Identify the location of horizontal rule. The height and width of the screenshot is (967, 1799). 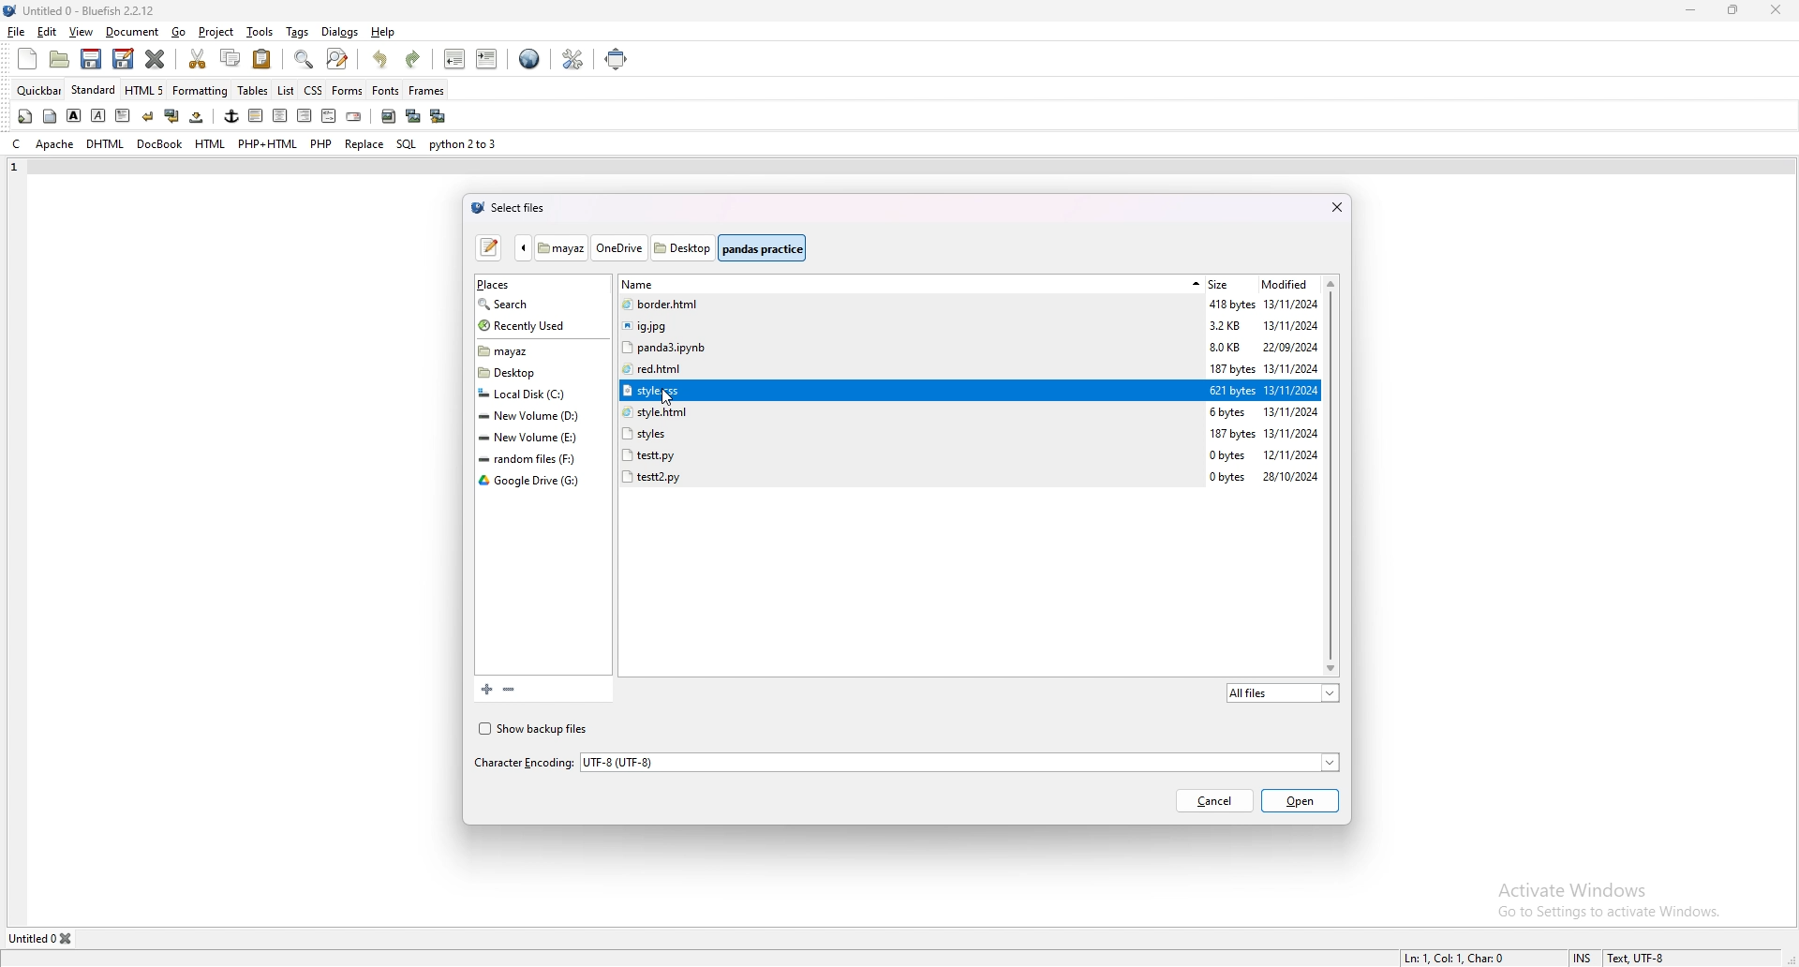
(256, 115).